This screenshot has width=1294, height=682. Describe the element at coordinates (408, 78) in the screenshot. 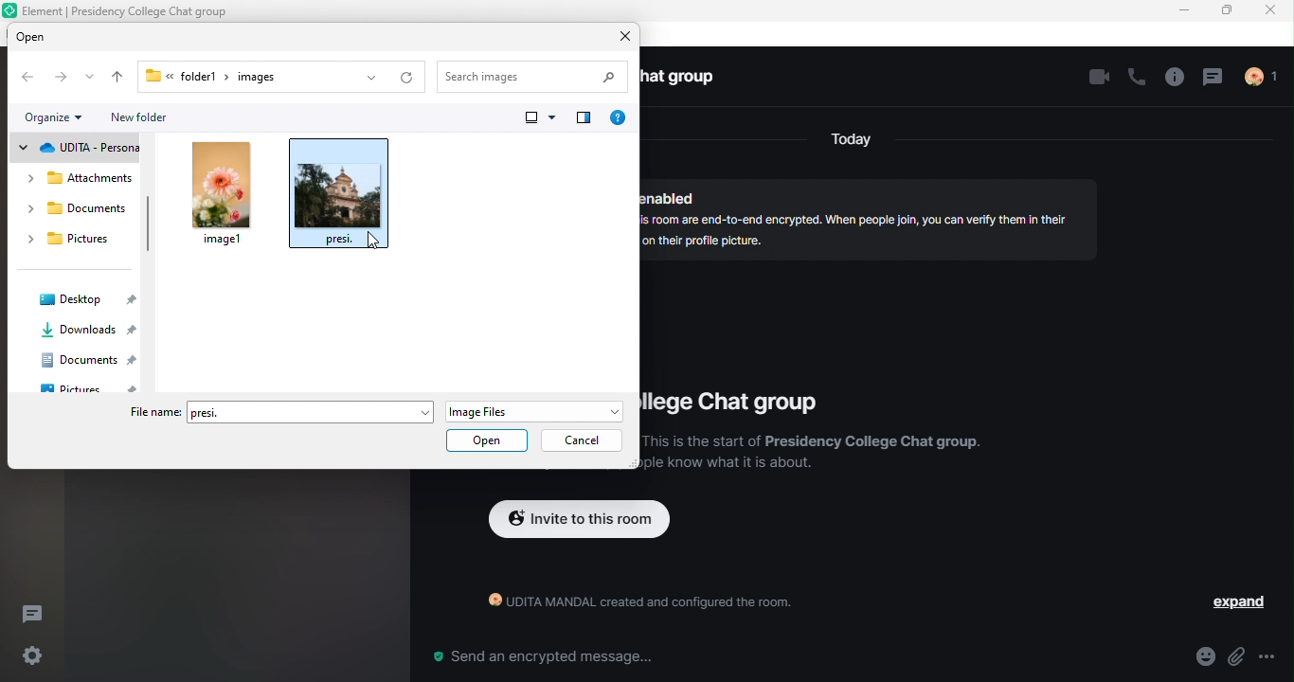

I see `refresh` at that location.